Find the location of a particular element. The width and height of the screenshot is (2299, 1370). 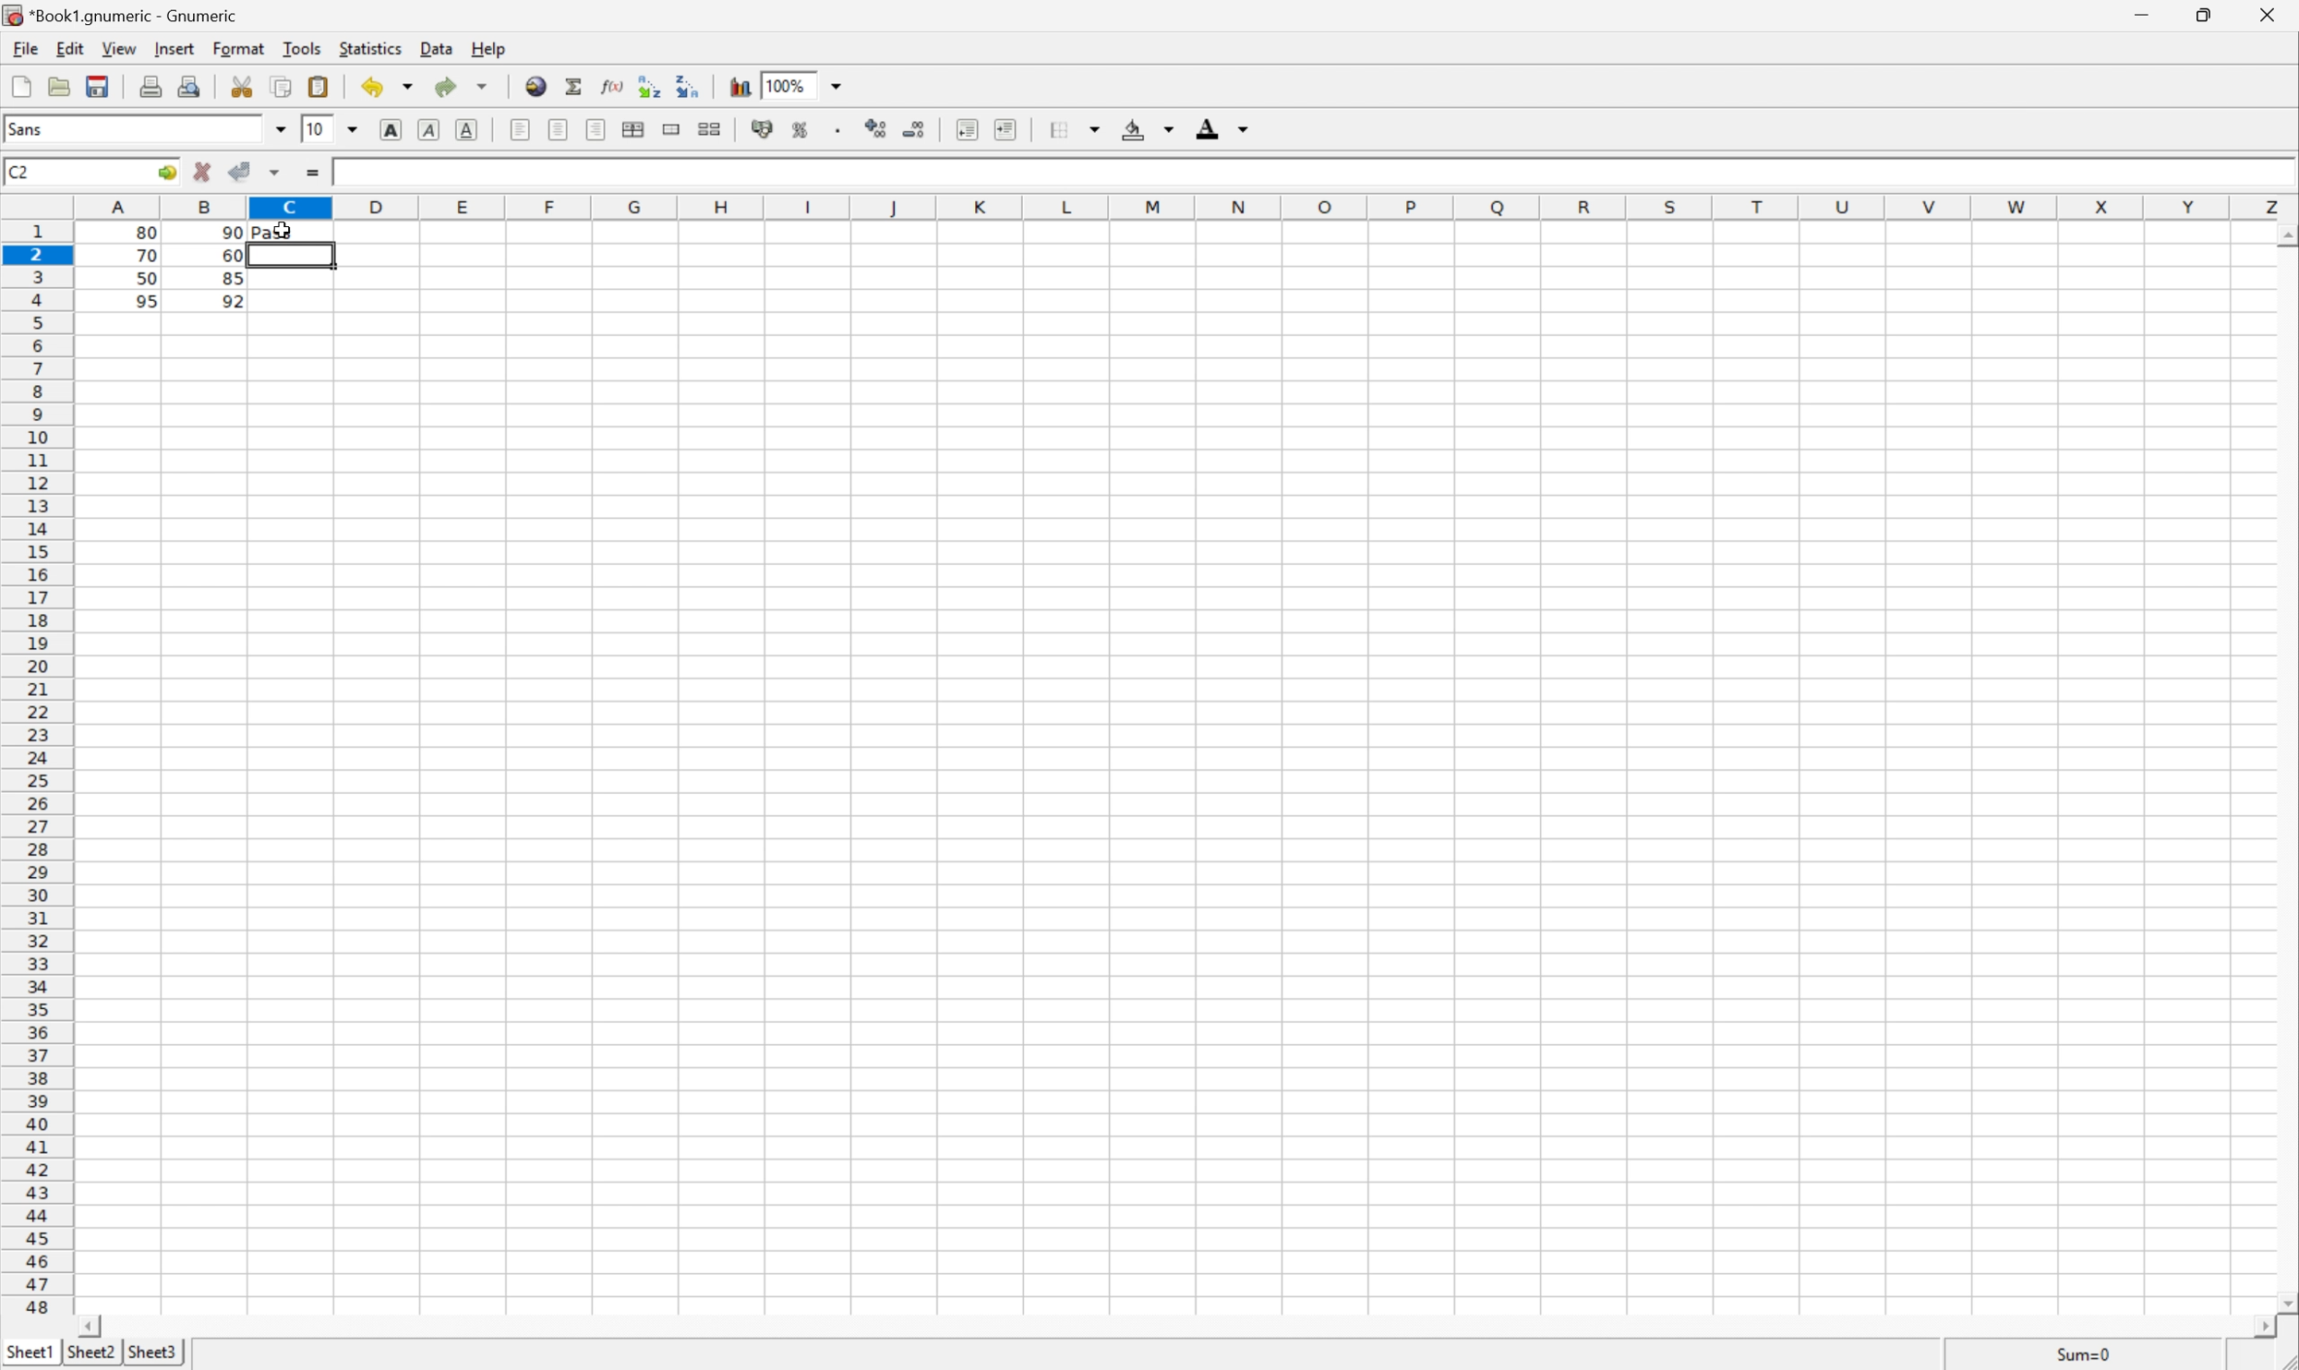

C2 is located at coordinates (22, 174).